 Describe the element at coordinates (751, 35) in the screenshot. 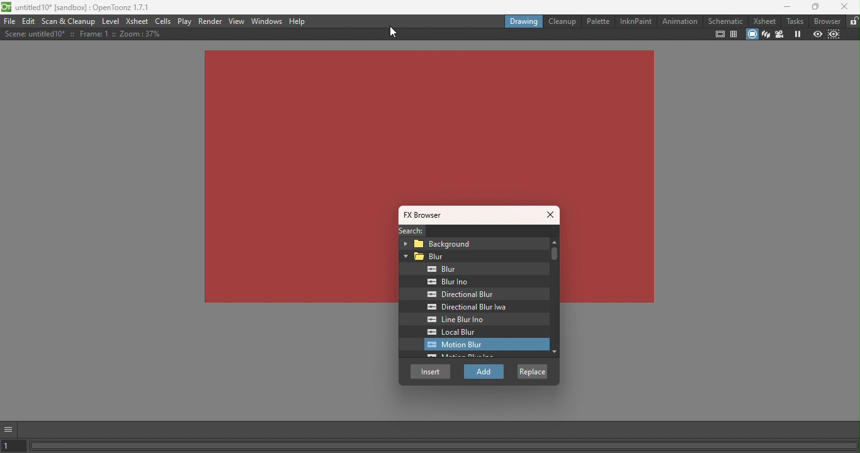

I see `Camera stand view` at that location.